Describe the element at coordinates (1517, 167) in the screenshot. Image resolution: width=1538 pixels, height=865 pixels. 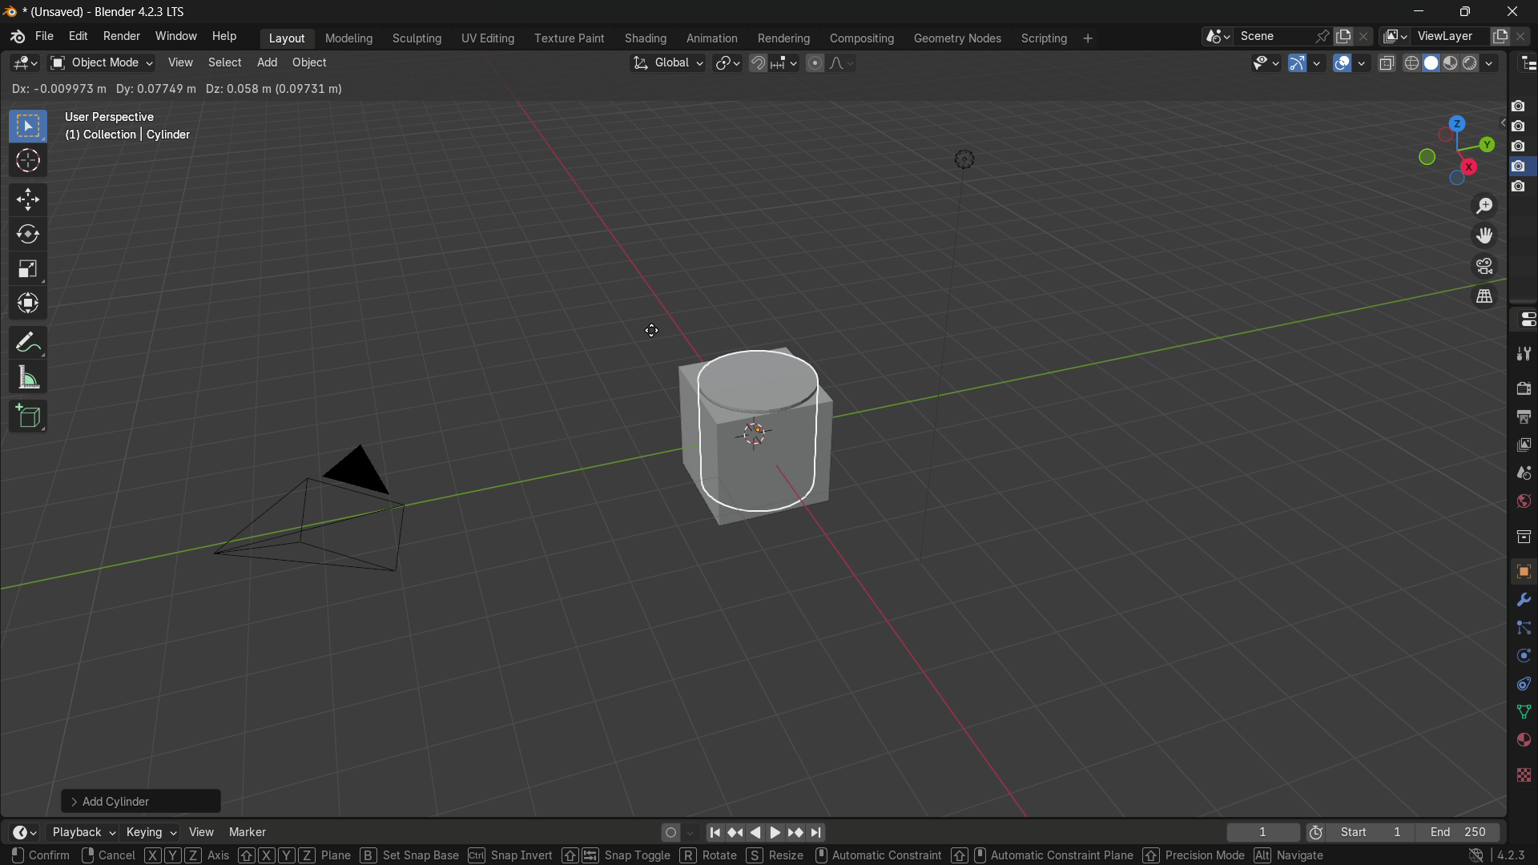
I see `capture` at that location.